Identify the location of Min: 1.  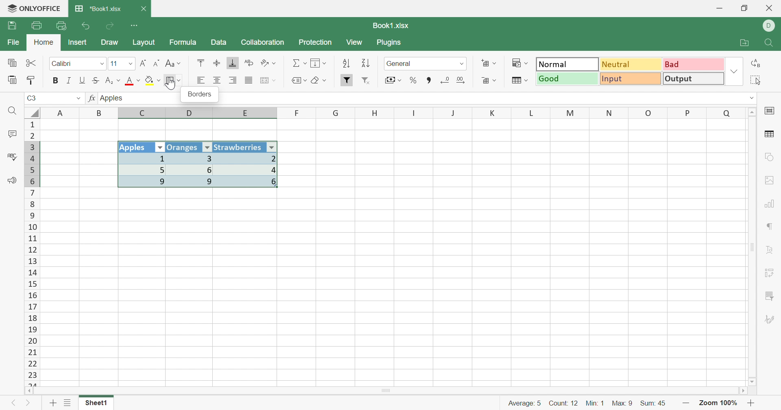
(596, 402).